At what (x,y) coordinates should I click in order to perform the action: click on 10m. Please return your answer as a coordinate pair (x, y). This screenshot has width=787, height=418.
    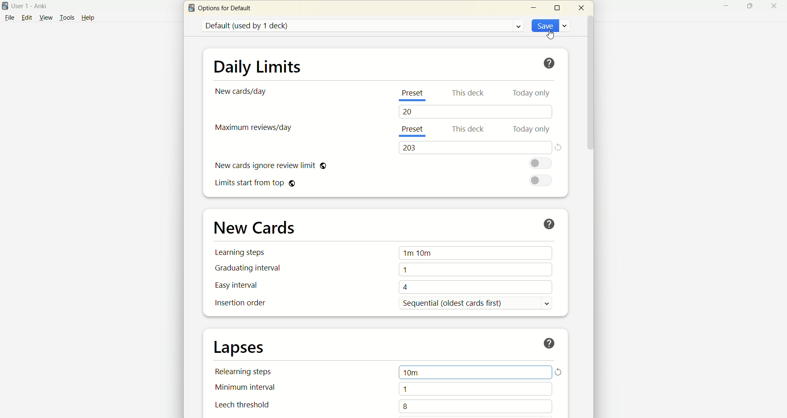
    Looking at the image, I should click on (474, 373).